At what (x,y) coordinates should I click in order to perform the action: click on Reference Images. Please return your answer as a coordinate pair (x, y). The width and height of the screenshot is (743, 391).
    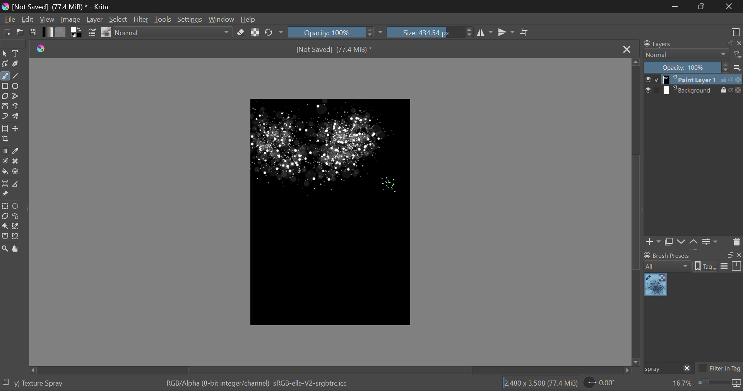
    Looking at the image, I should click on (5, 194).